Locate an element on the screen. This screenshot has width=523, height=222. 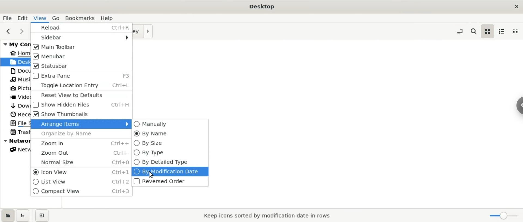
manually is located at coordinates (169, 123).